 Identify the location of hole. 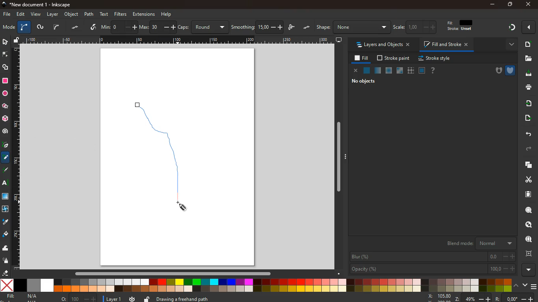
(497, 71).